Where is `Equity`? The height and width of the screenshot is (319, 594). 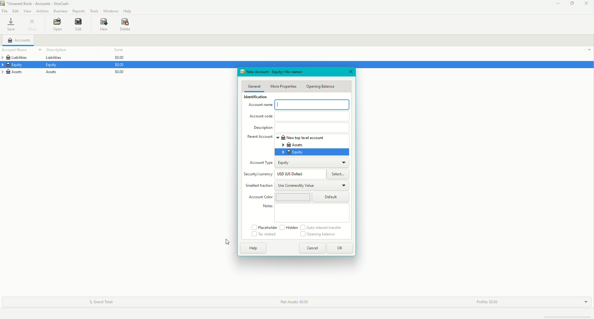 Equity is located at coordinates (312, 152).